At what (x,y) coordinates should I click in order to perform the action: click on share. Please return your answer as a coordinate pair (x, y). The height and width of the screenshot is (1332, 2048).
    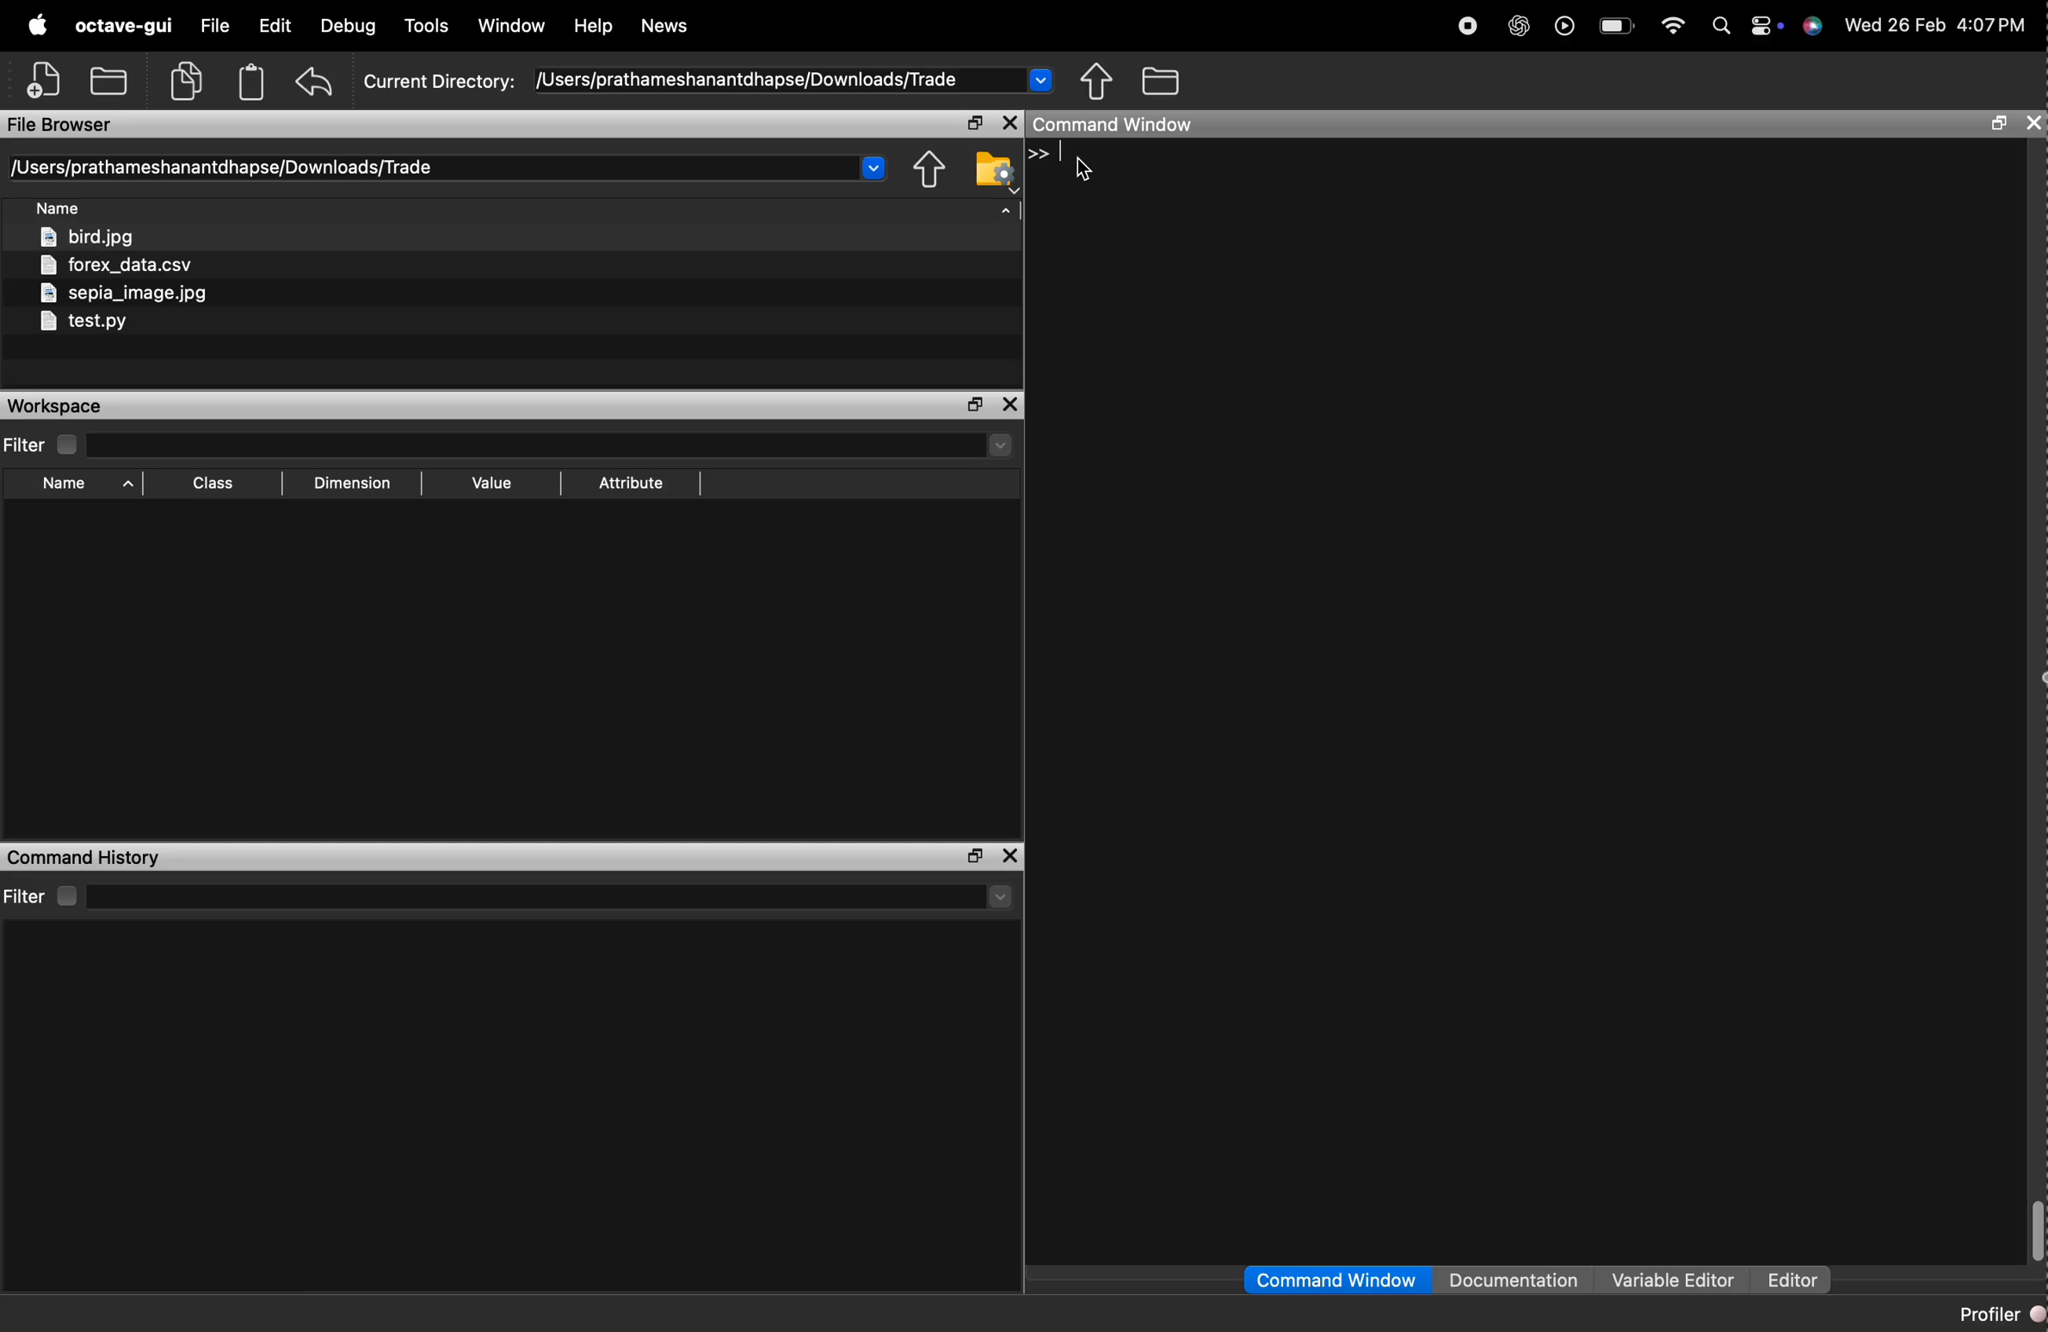
    Looking at the image, I should click on (931, 170).